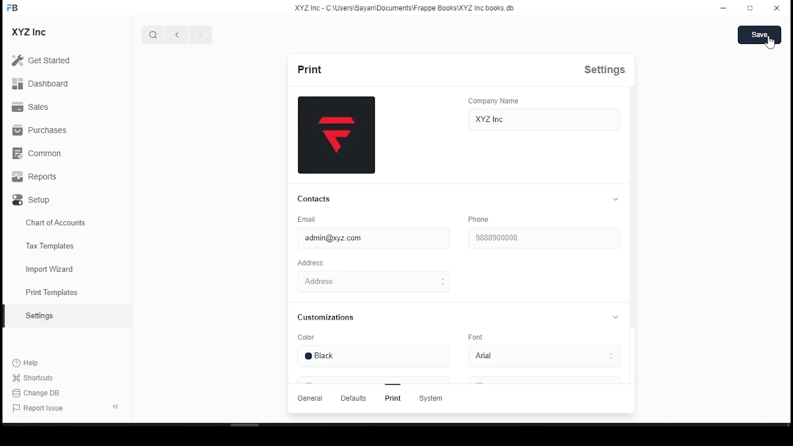 Image resolution: width=793 pixels, height=446 pixels. Describe the element at coordinates (338, 282) in the screenshot. I see `Address` at that location.